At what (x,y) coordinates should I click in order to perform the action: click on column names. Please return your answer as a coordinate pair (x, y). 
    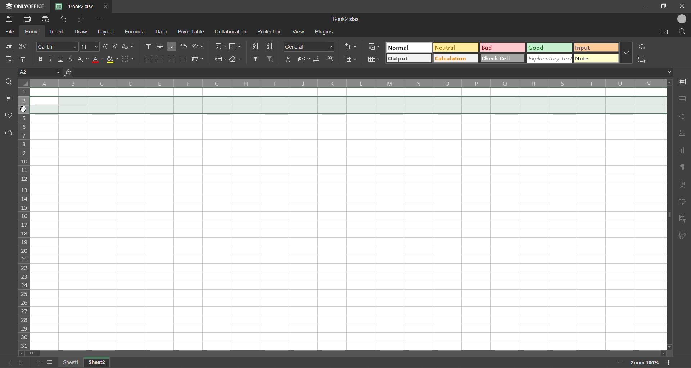
    Looking at the image, I should click on (347, 83).